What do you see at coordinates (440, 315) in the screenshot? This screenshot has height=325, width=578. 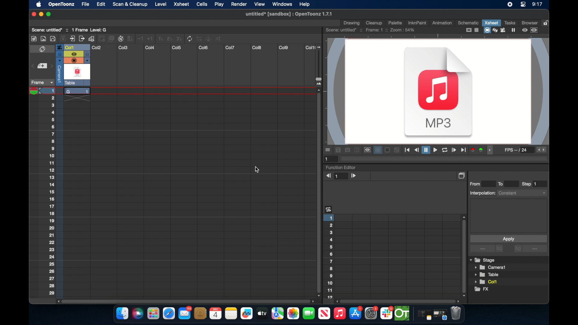 I see `safari` at bounding box center [440, 315].